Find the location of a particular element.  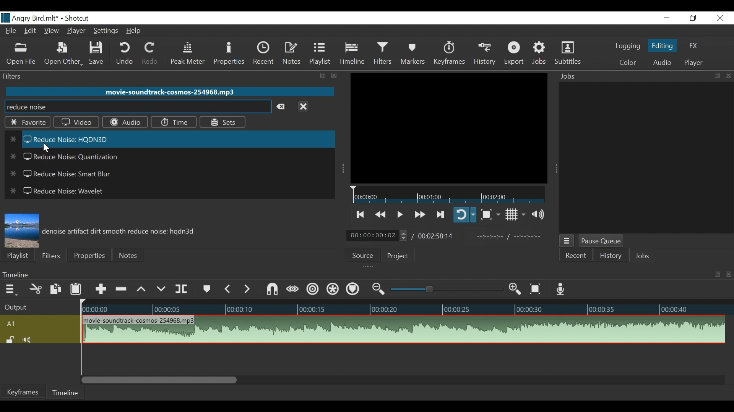

Notes is located at coordinates (292, 53).